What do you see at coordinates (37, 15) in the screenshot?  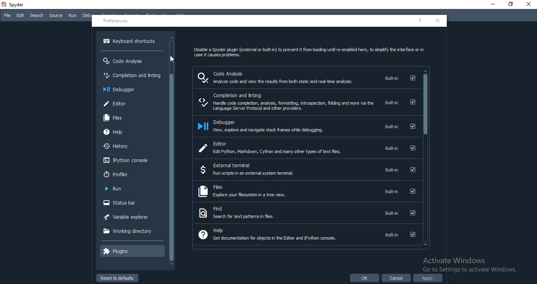 I see `Search` at bounding box center [37, 15].